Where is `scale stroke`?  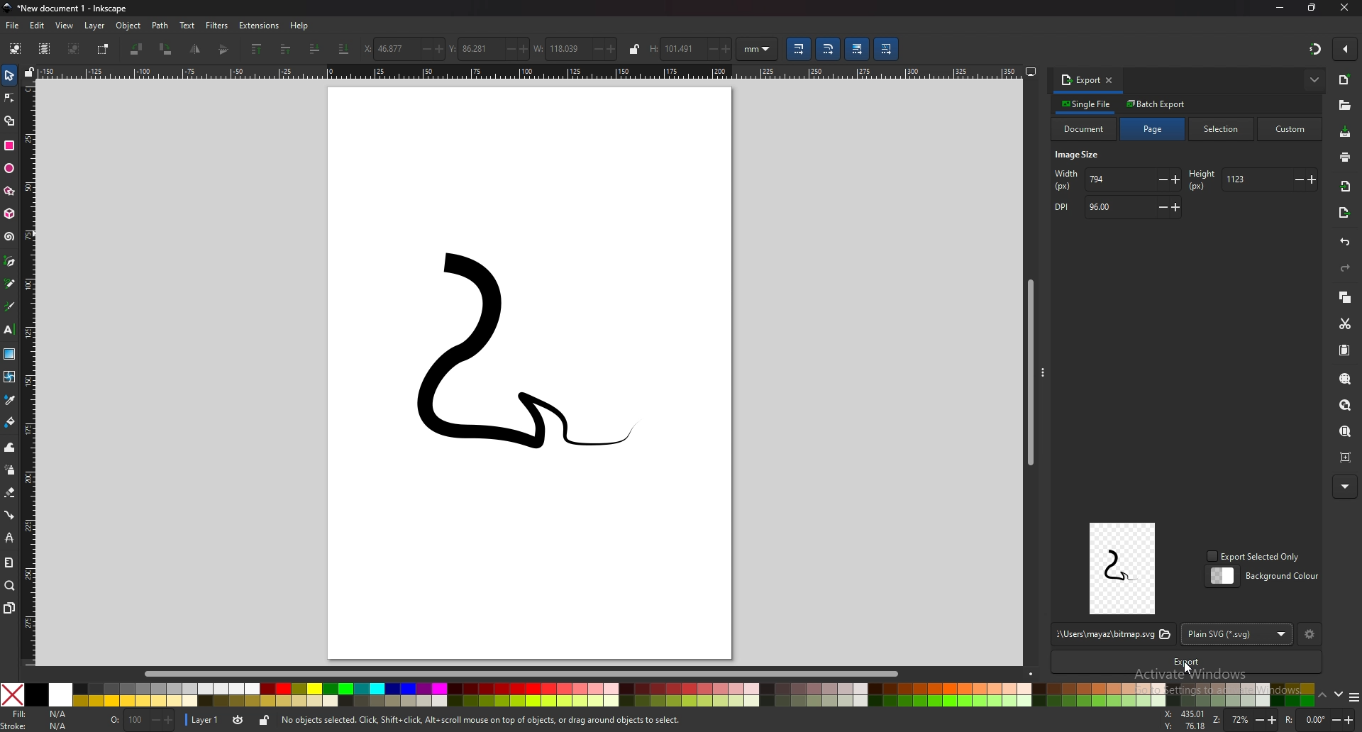
scale stroke is located at coordinates (797, 48).